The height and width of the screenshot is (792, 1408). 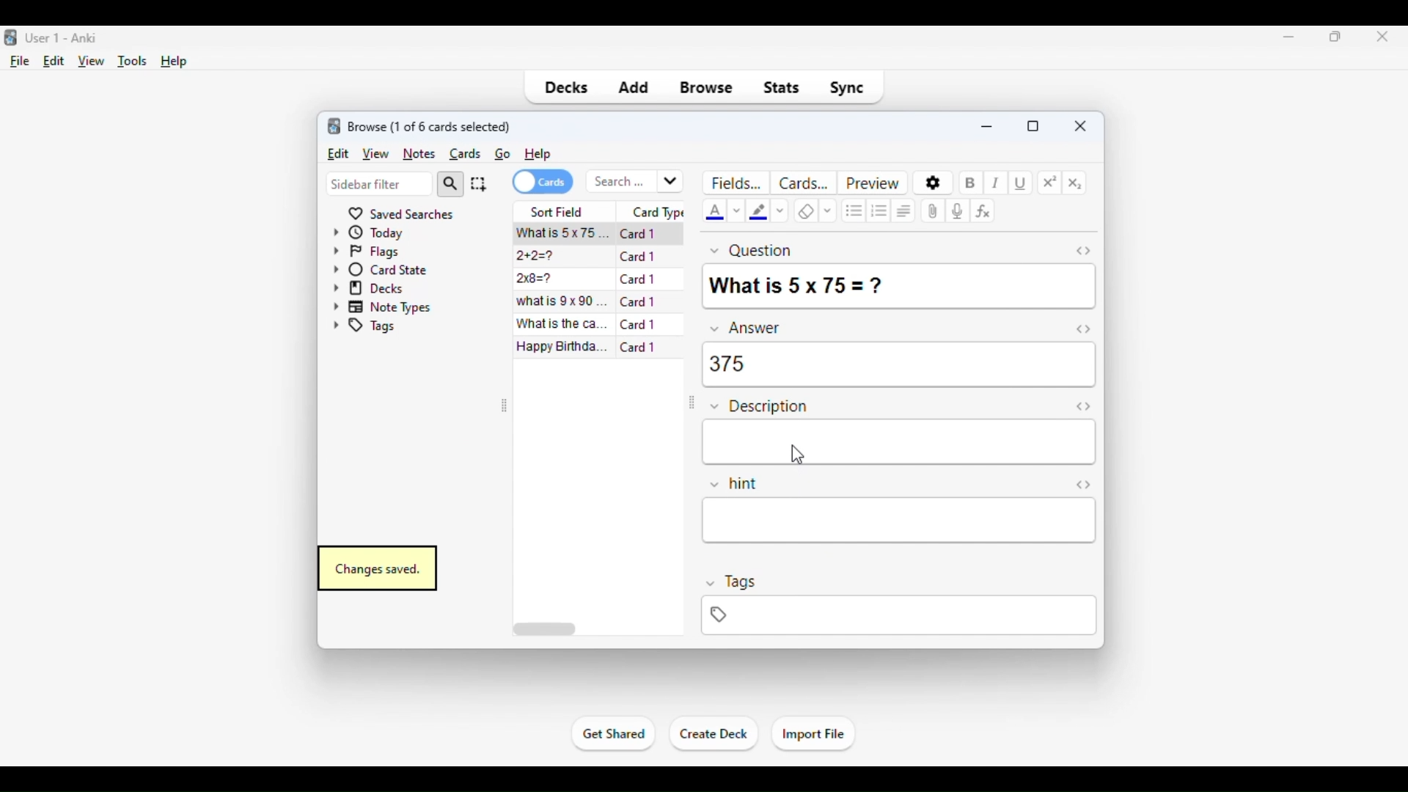 I want to click on italic, so click(x=996, y=183).